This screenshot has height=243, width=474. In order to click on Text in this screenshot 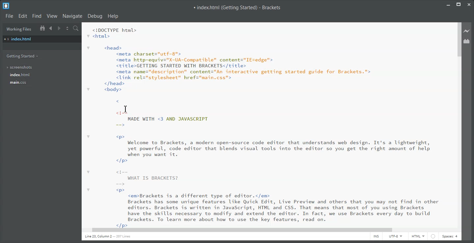, I will do `click(108, 236)`.